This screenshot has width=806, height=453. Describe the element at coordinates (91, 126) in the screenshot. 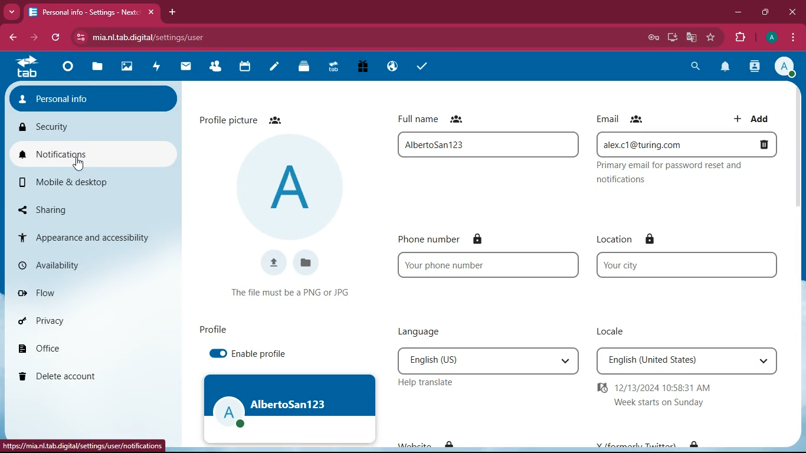

I see `security` at that location.